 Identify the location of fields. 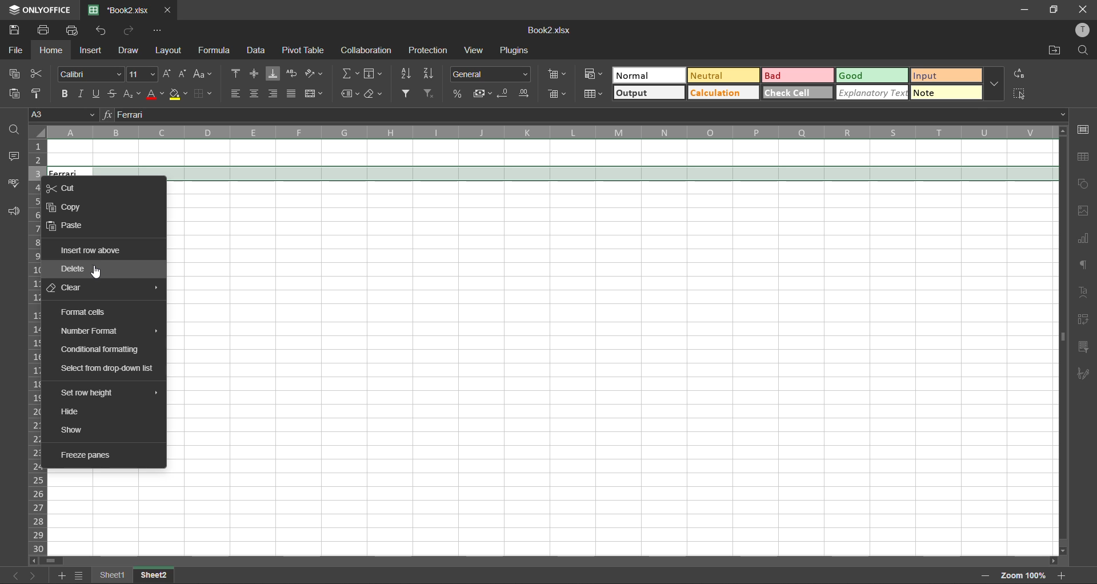
(375, 73).